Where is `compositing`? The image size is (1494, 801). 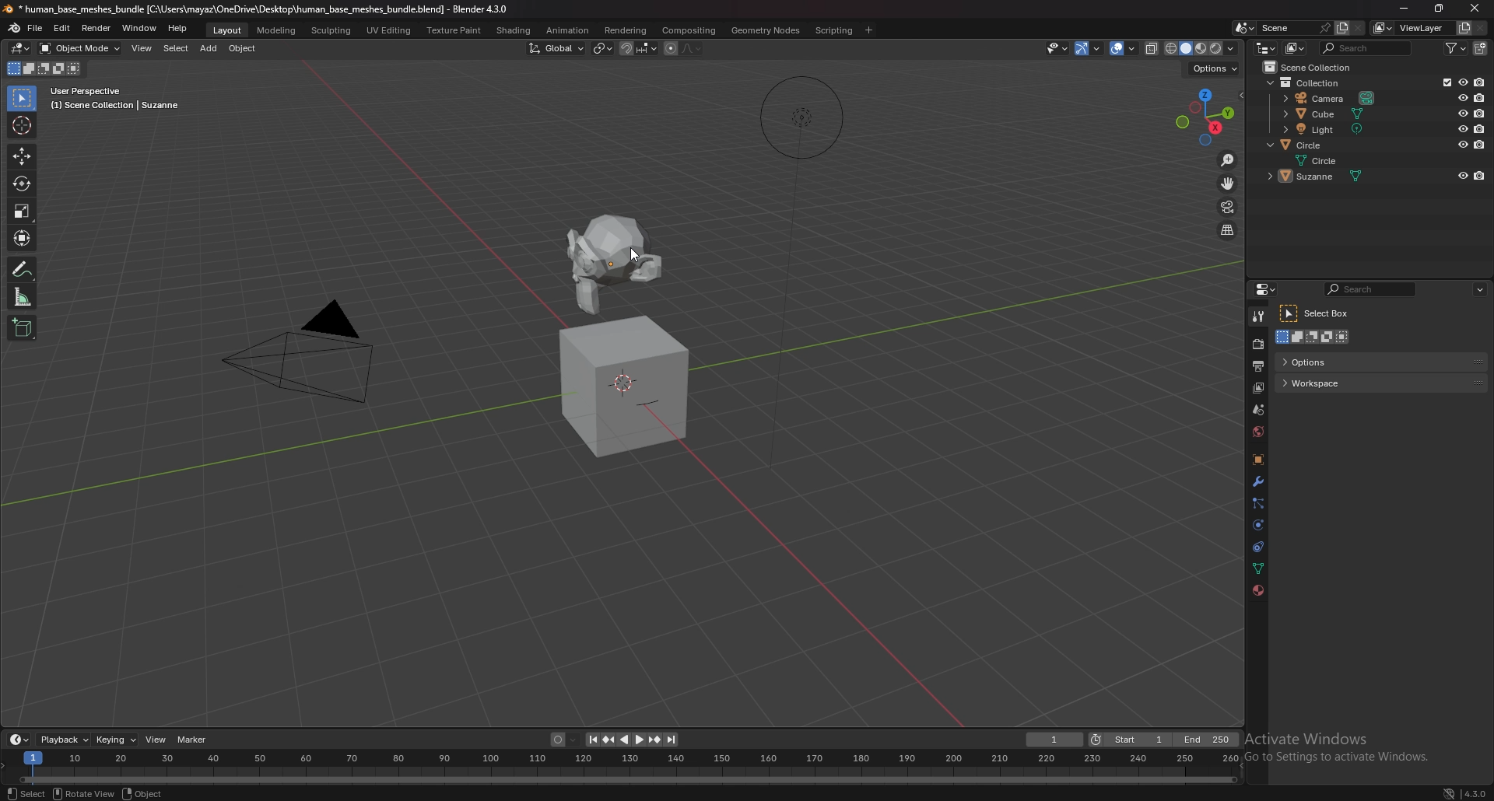
compositing is located at coordinates (691, 30).